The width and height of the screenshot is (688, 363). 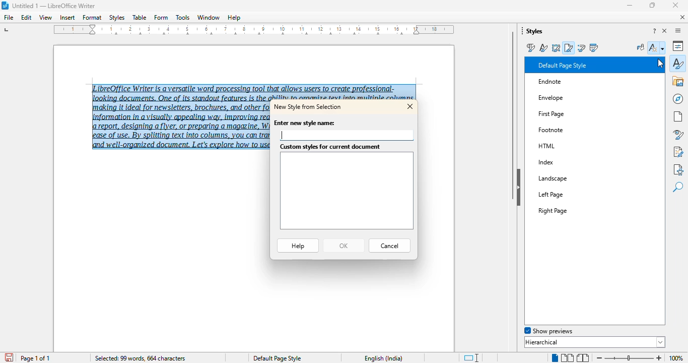 What do you see at coordinates (6, 5) in the screenshot?
I see `LibreOffice logo` at bounding box center [6, 5].